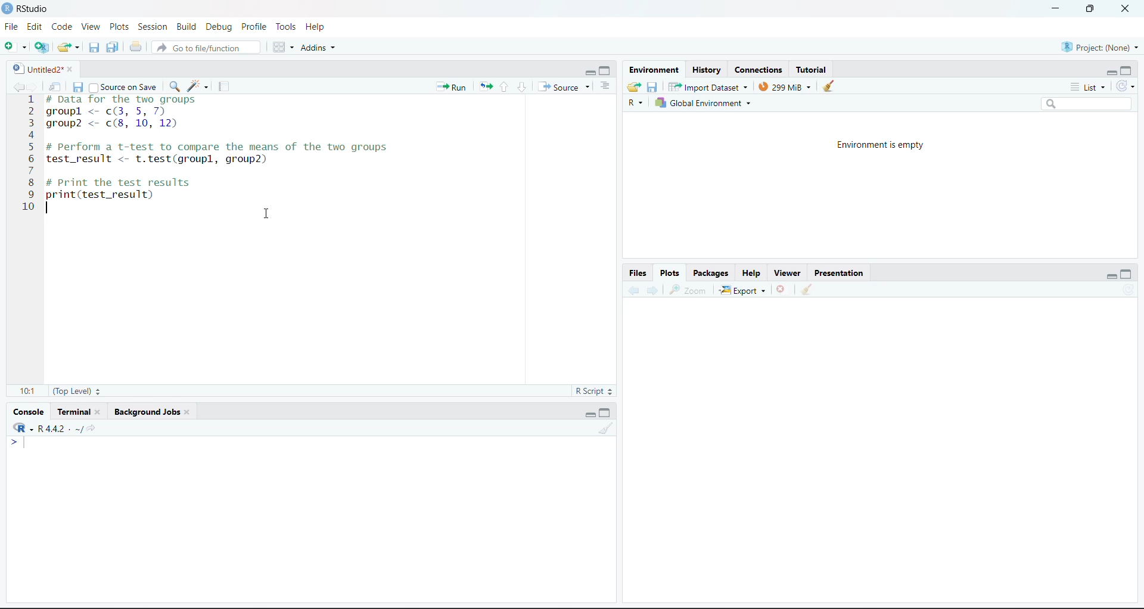 This screenshot has height=609, width=1144. Describe the element at coordinates (62, 27) in the screenshot. I see `Code` at that location.